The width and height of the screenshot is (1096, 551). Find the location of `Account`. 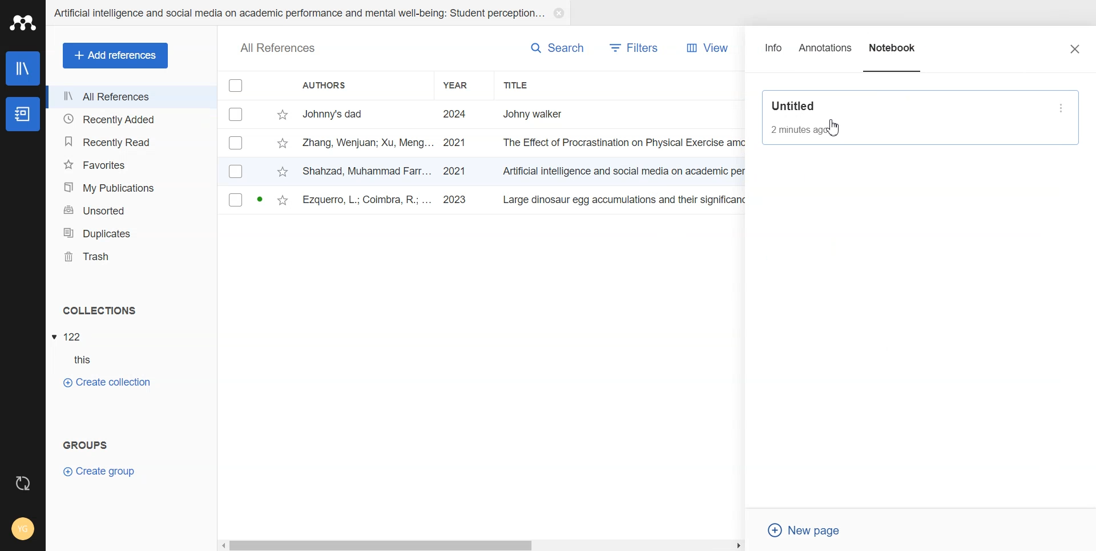

Account is located at coordinates (23, 530).